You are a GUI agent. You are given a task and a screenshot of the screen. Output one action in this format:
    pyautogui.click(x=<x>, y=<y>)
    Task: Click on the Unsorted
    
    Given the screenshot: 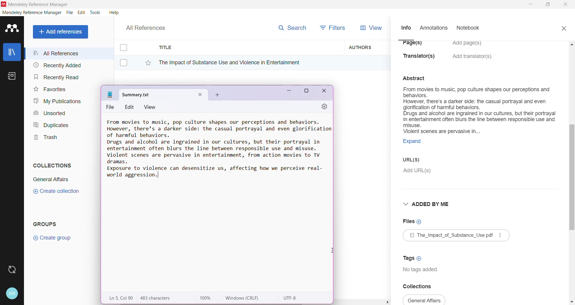 What is the action you would take?
    pyautogui.click(x=49, y=113)
    